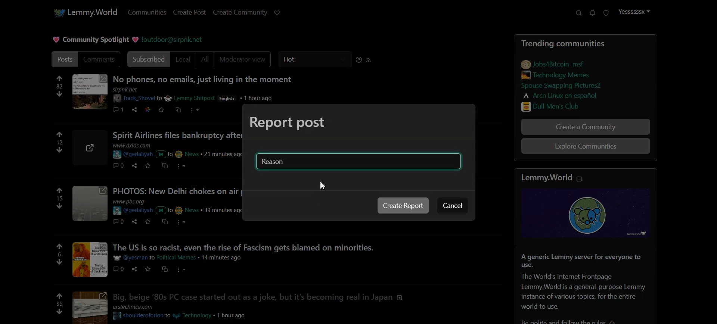 Image resolution: width=717 pixels, height=324 pixels. Describe the element at coordinates (189, 12) in the screenshot. I see `Create Post` at that location.